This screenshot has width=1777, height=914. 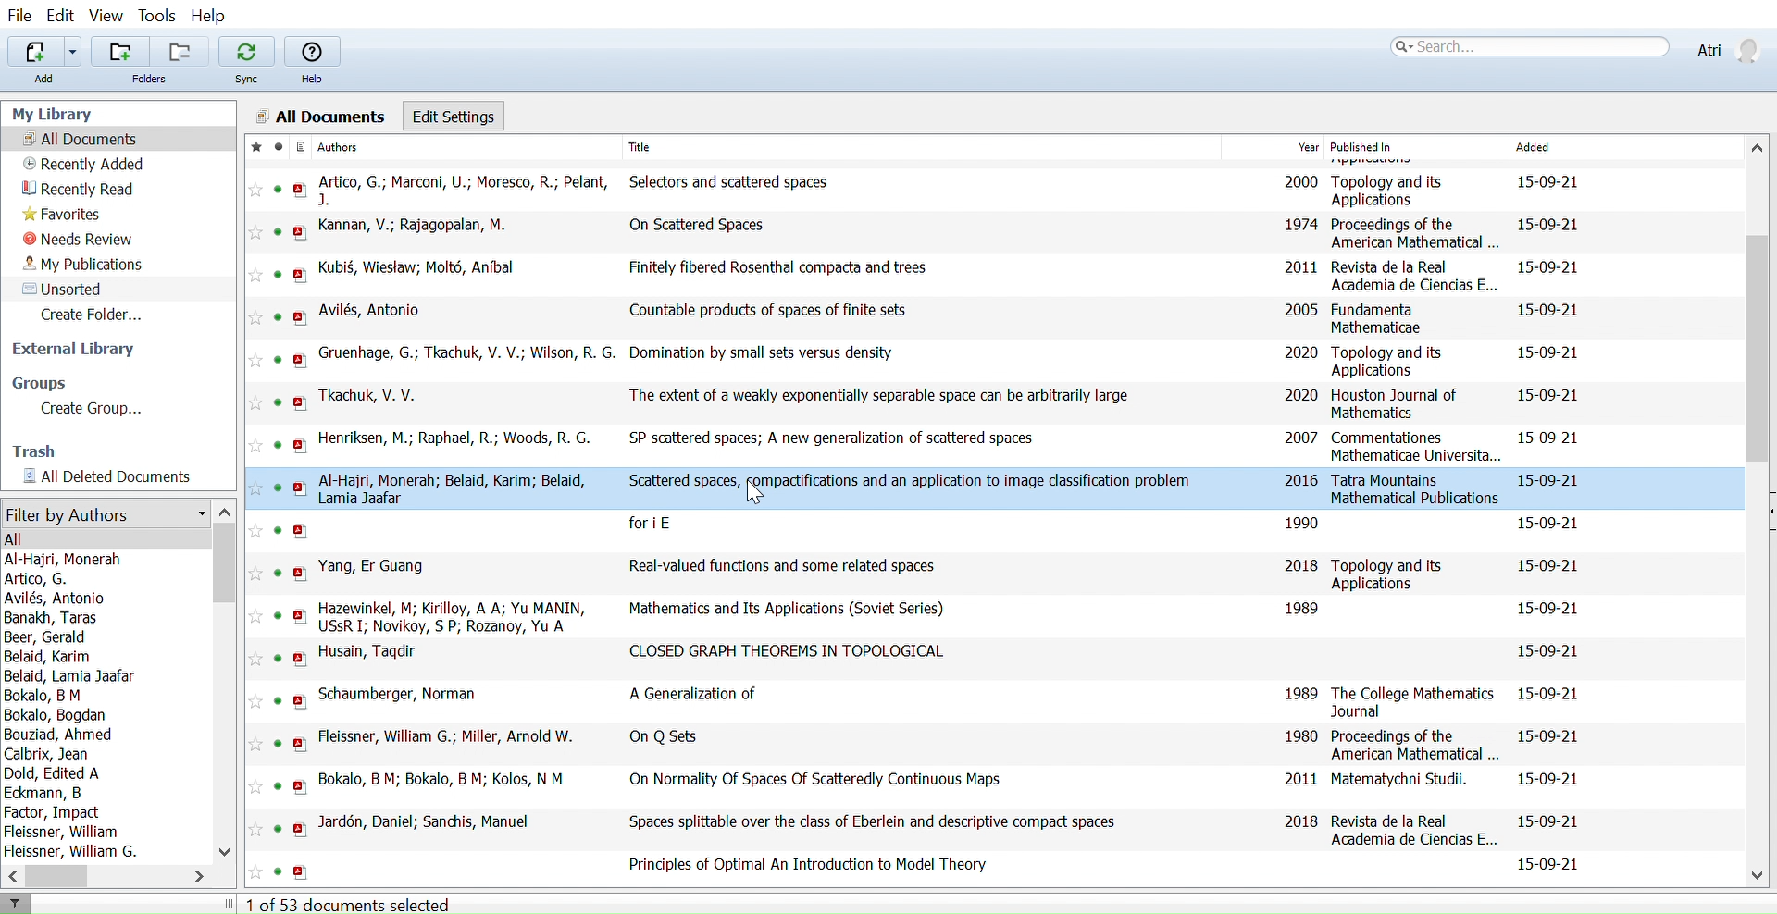 What do you see at coordinates (1548, 648) in the screenshot?
I see `15-09-21` at bounding box center [1548, 648].